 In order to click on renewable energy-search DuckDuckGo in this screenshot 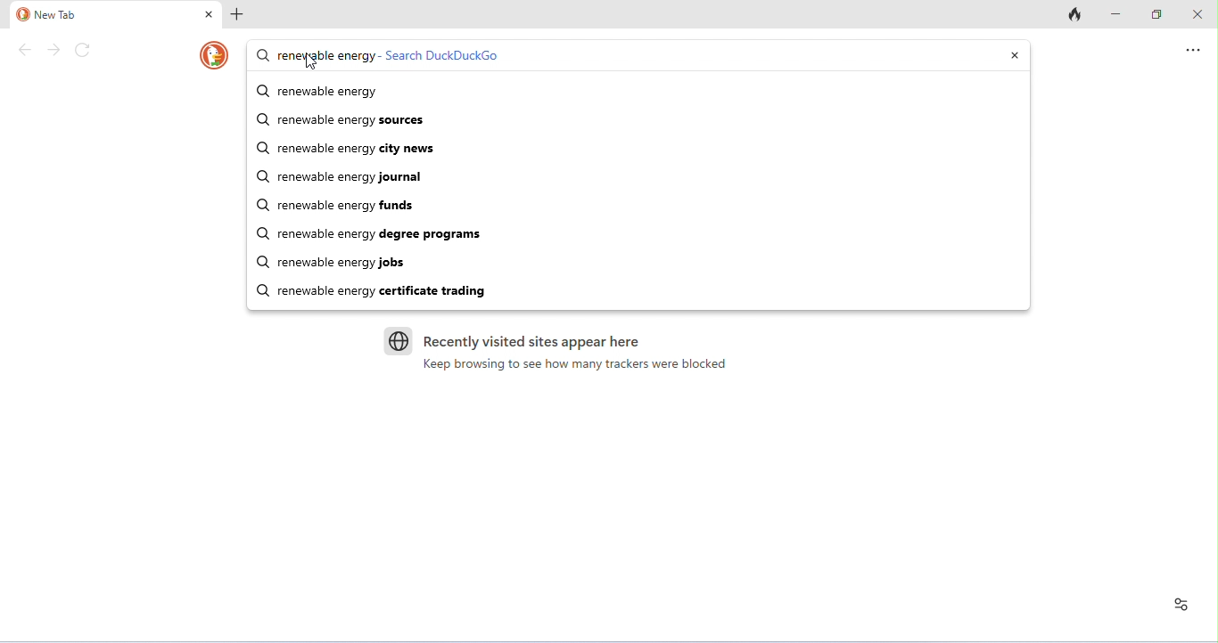, I will do `click(606, 54)`.